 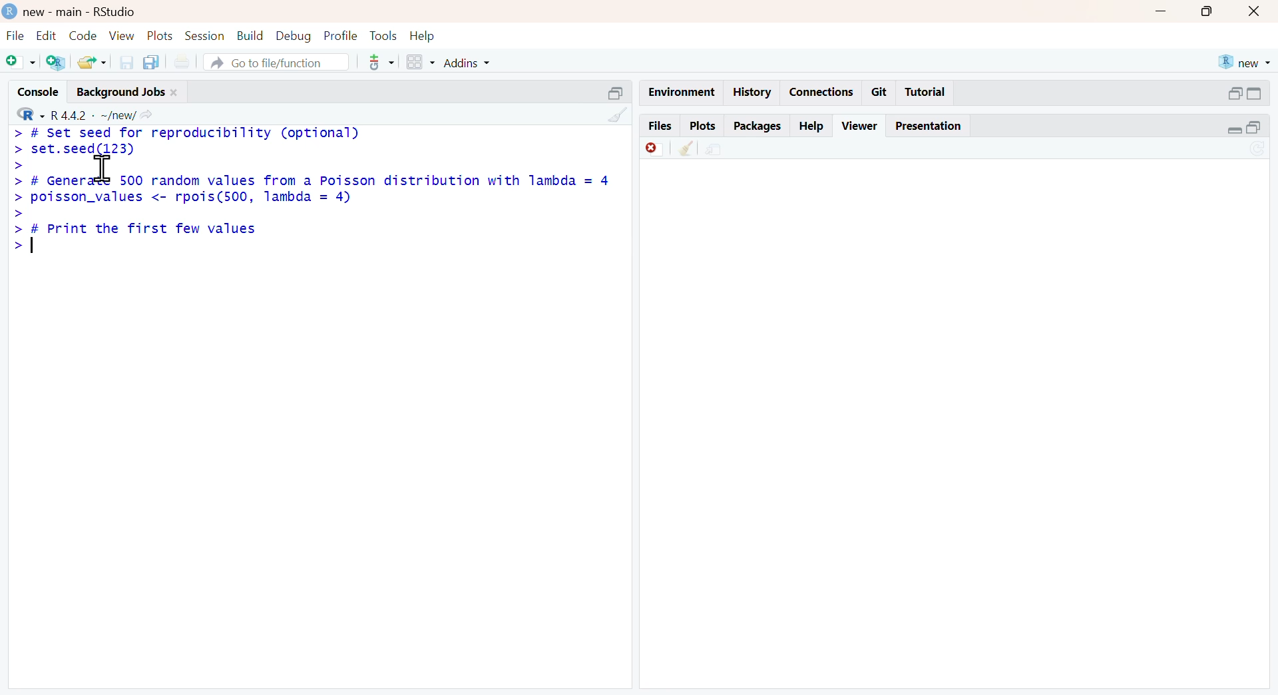 What do you see at coordinates (46, 35) in the screenshot?
I see `edit` at bounding box center [46, 35].